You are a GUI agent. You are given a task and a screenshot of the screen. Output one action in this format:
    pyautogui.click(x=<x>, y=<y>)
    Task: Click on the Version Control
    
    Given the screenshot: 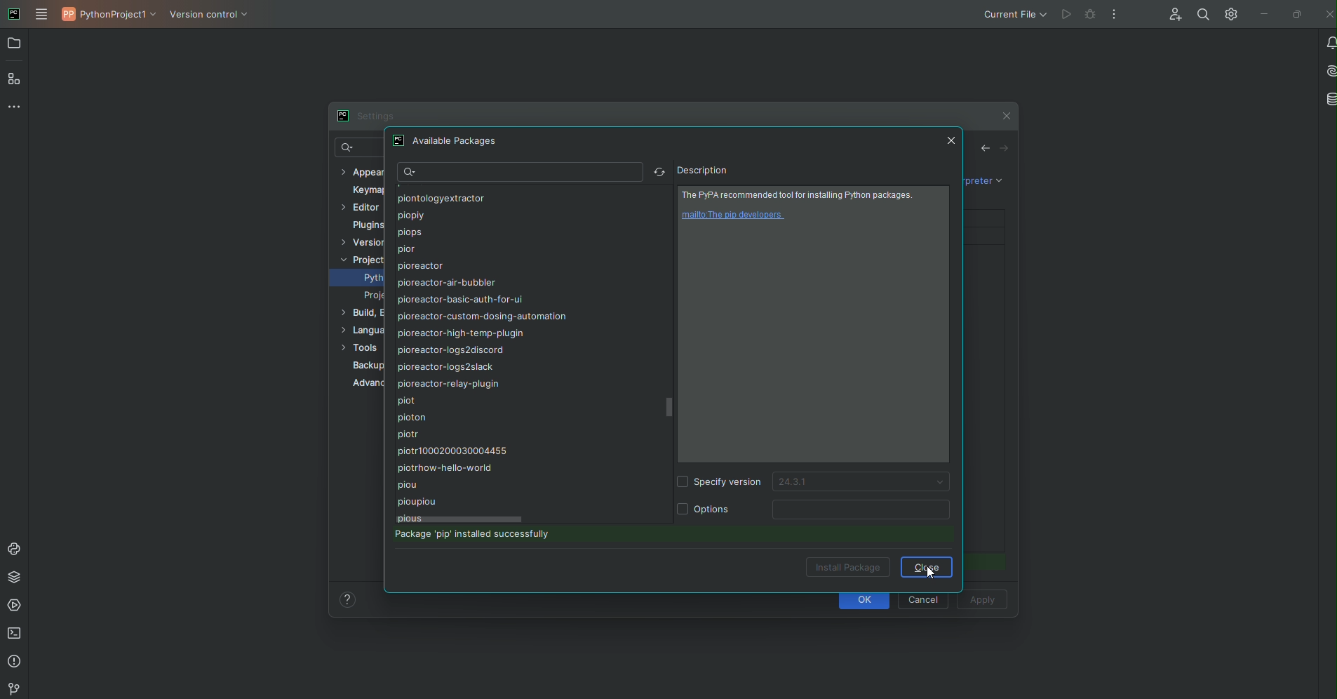 What is the action you would take?
    pyautogui.click(x=13, y=688)
    